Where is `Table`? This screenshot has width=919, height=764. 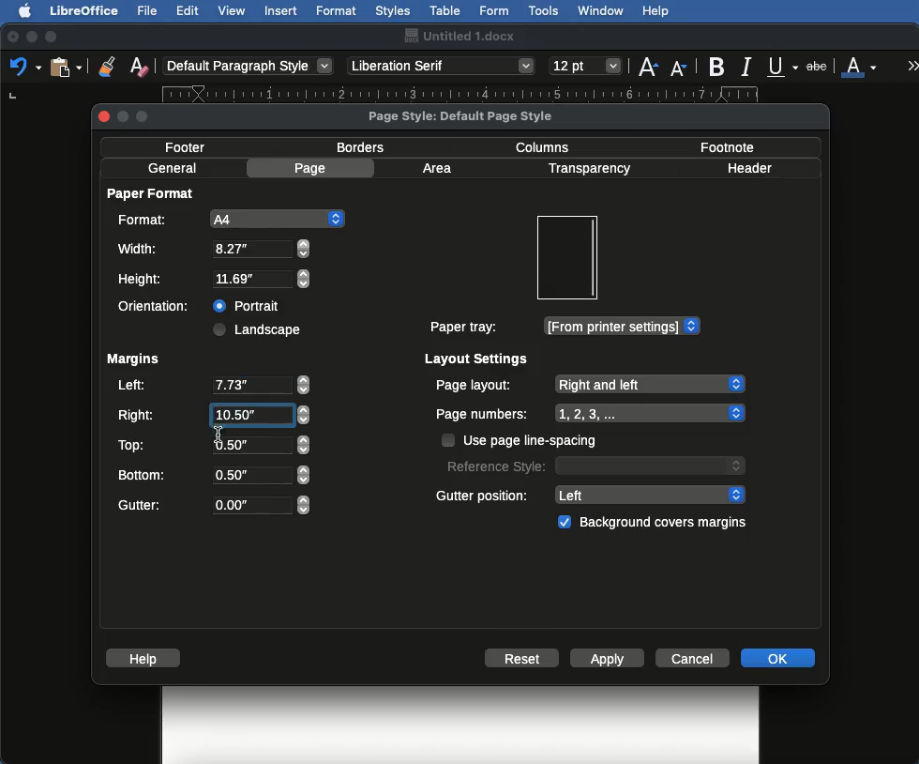 Table is located at coordinates (445, 8).